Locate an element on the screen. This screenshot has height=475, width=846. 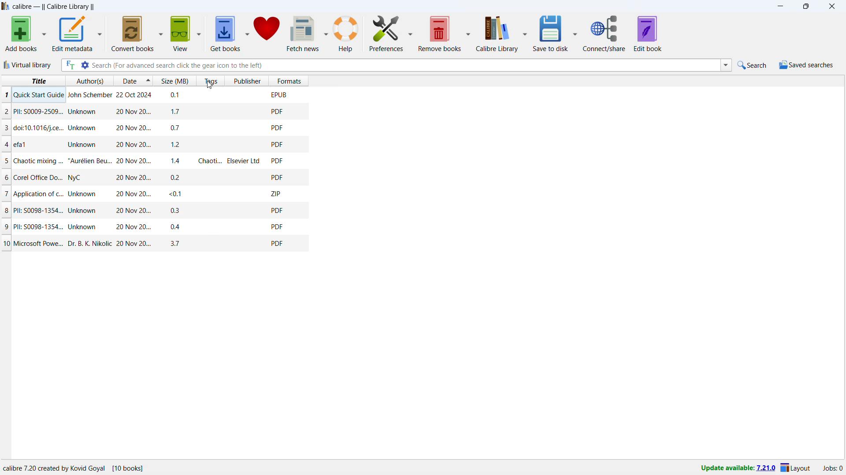
sort by formats is located at coordinates (289, 80).